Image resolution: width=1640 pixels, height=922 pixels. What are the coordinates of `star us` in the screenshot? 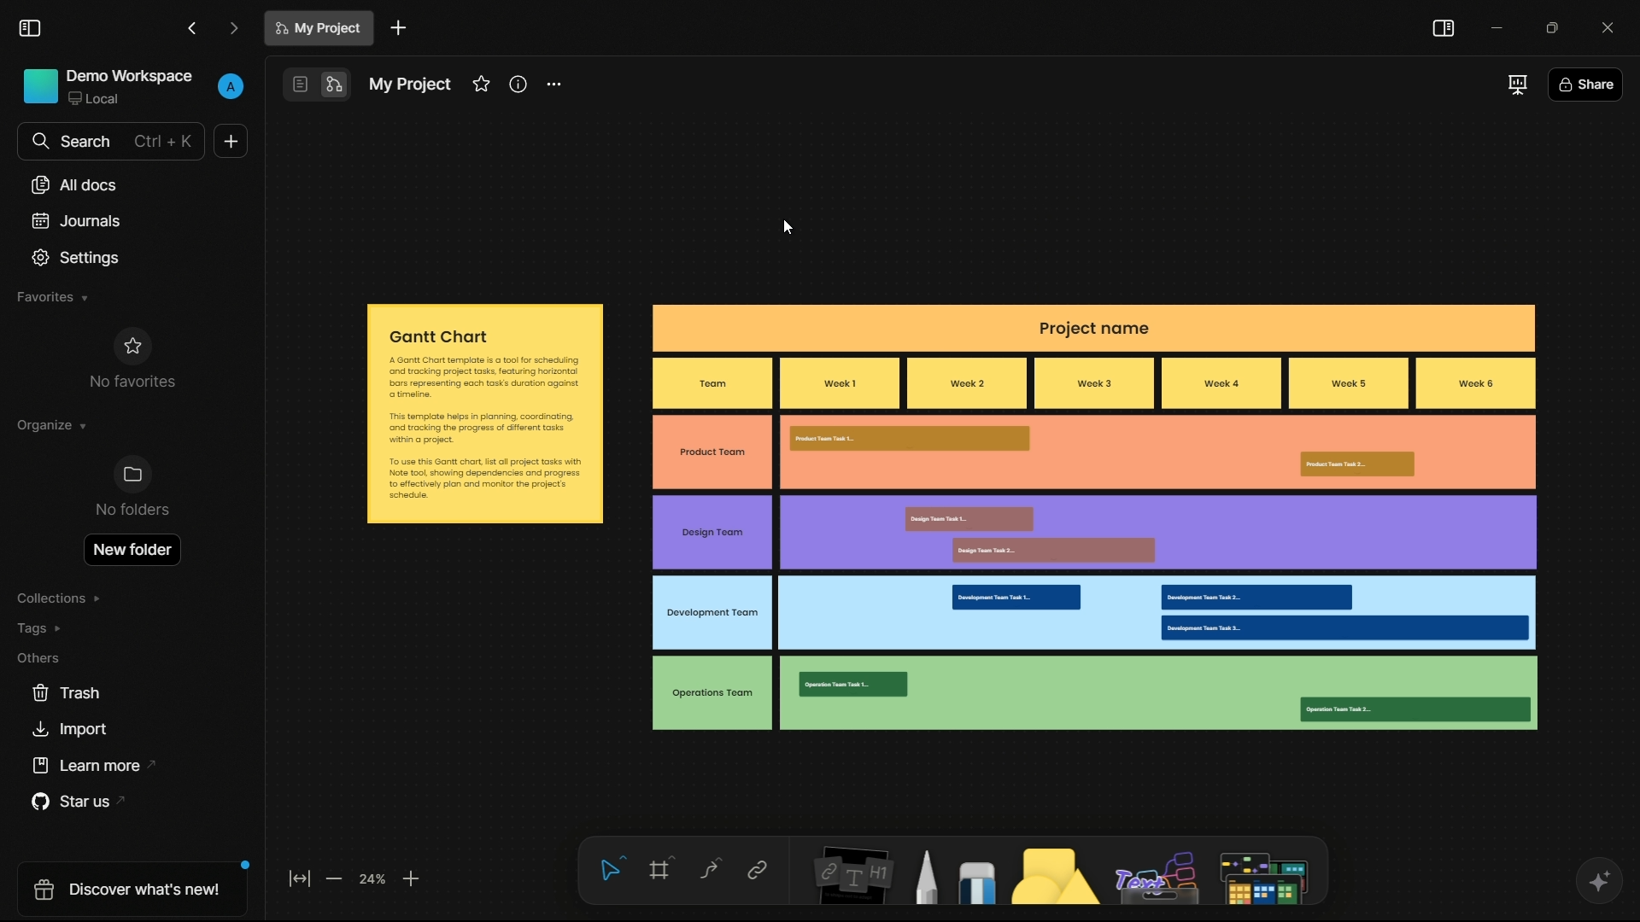 It's located at (73, 802).